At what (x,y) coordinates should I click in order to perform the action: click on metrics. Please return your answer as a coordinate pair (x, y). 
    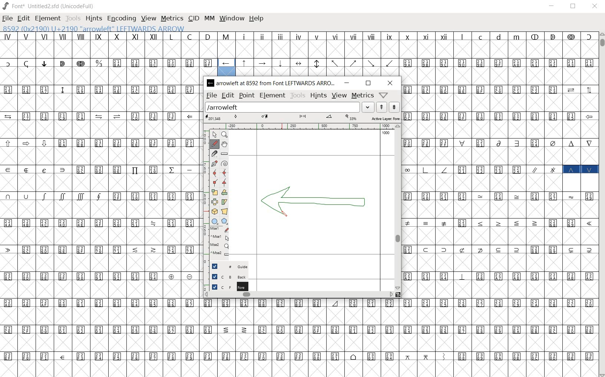
    Looking at the image, I should click on (362, 95).